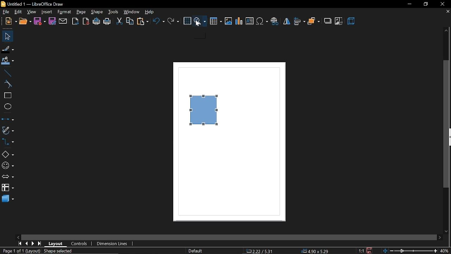 Image resolution: width=451 pixels, height=254 pixels. What do you see at coordinates (56, 244) in the screenshot?
I see `layout` at bounding box center [56, 244].